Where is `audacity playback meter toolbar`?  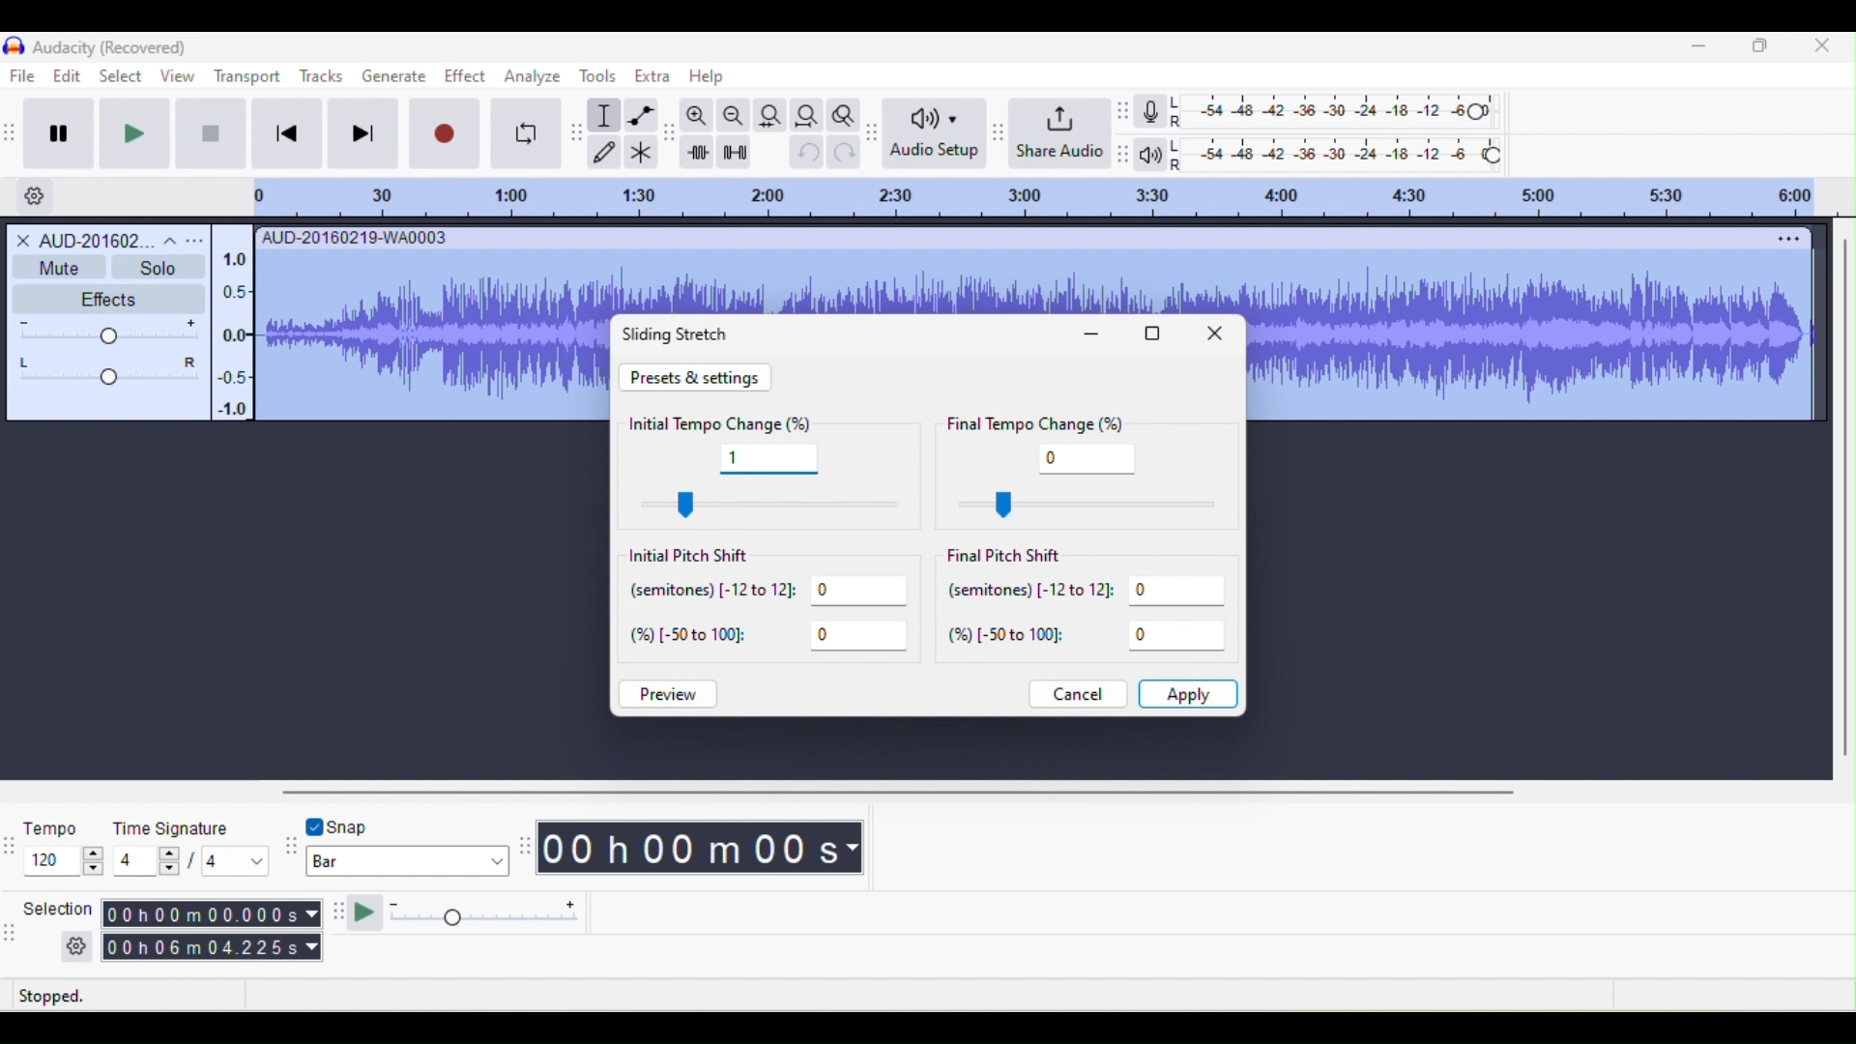
audacity playback meter toolbar is located at coordinates (1127, 152).